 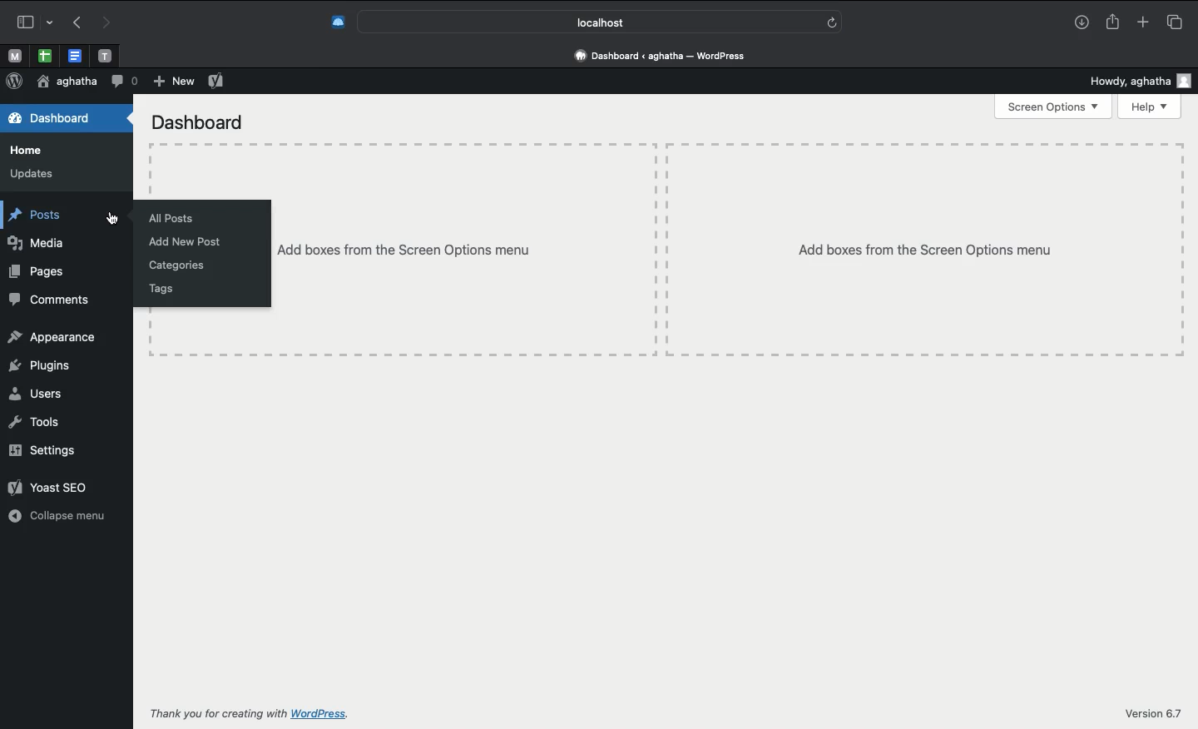 I want to click on Collapse menu, so click(x=56, y=515).